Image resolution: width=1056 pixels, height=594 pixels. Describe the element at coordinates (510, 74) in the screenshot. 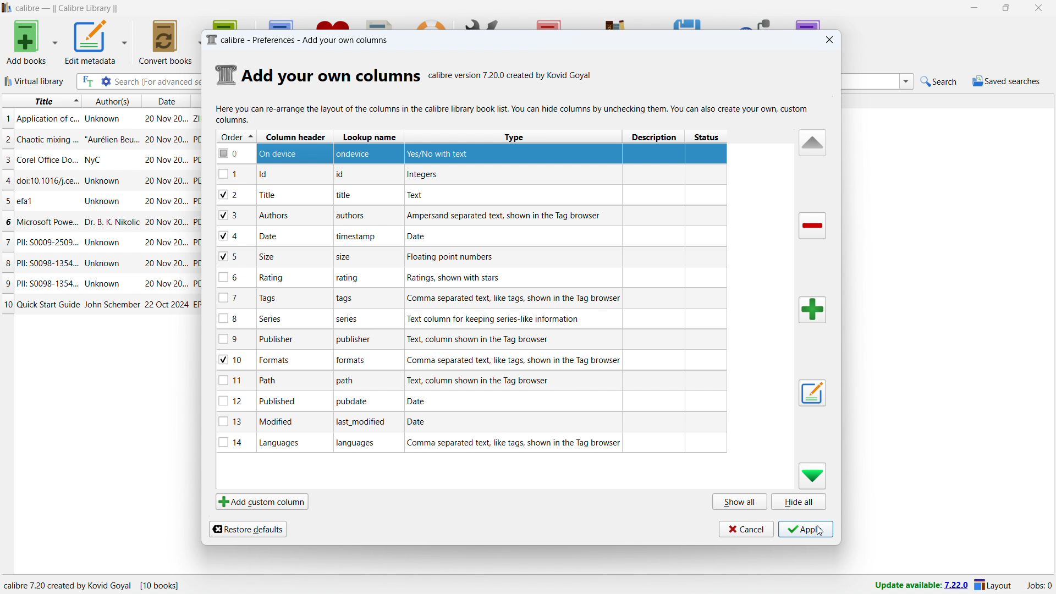

I see `calibre version 7.20.0 created by Kovid Goyal` at that location.